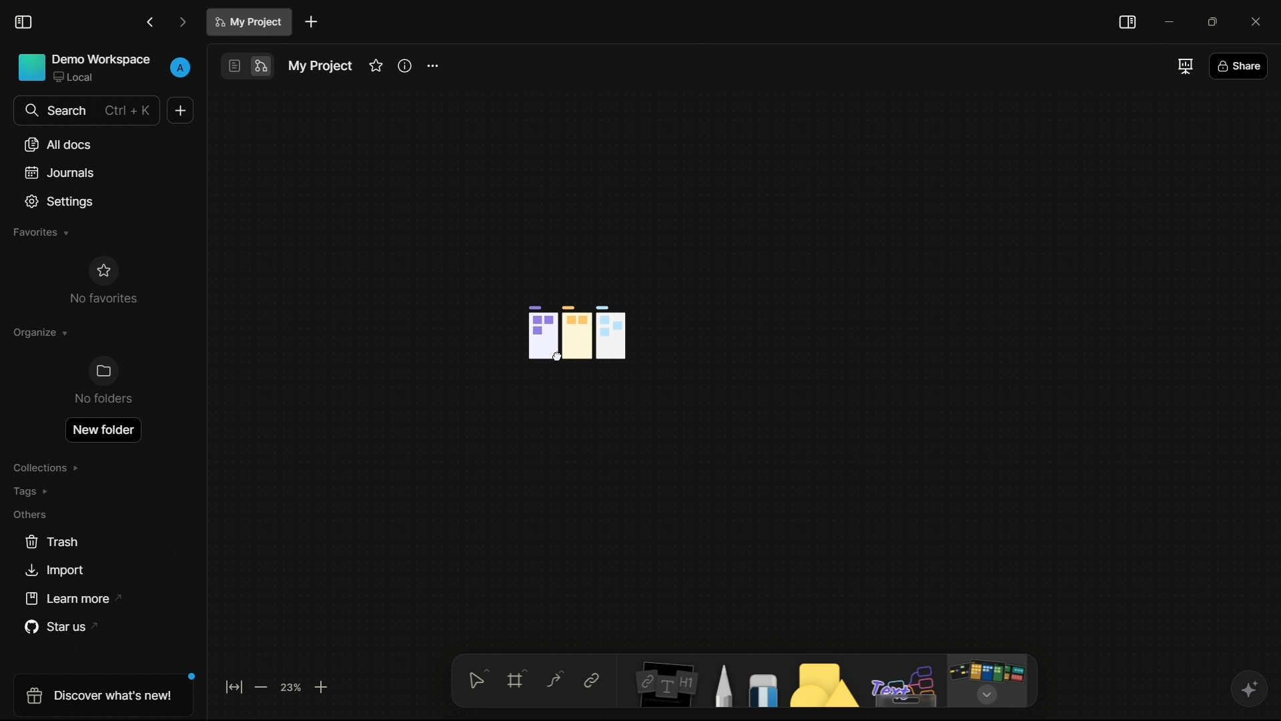  I want to click on edgeless mode, so click(260, 67).